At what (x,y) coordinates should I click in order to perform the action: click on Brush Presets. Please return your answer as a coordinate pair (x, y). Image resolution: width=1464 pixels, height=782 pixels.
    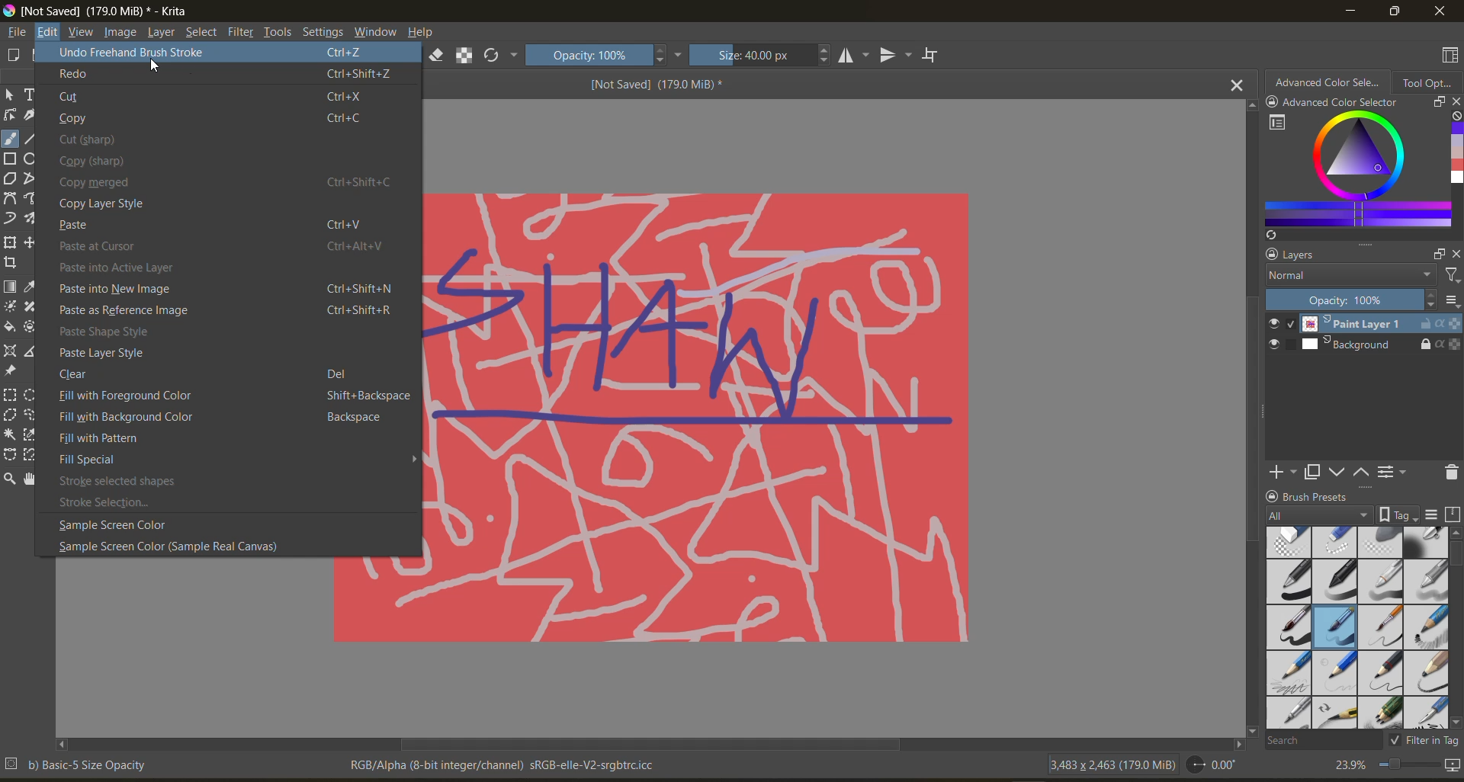
    Looking at the image, I should click on (1318, 495).